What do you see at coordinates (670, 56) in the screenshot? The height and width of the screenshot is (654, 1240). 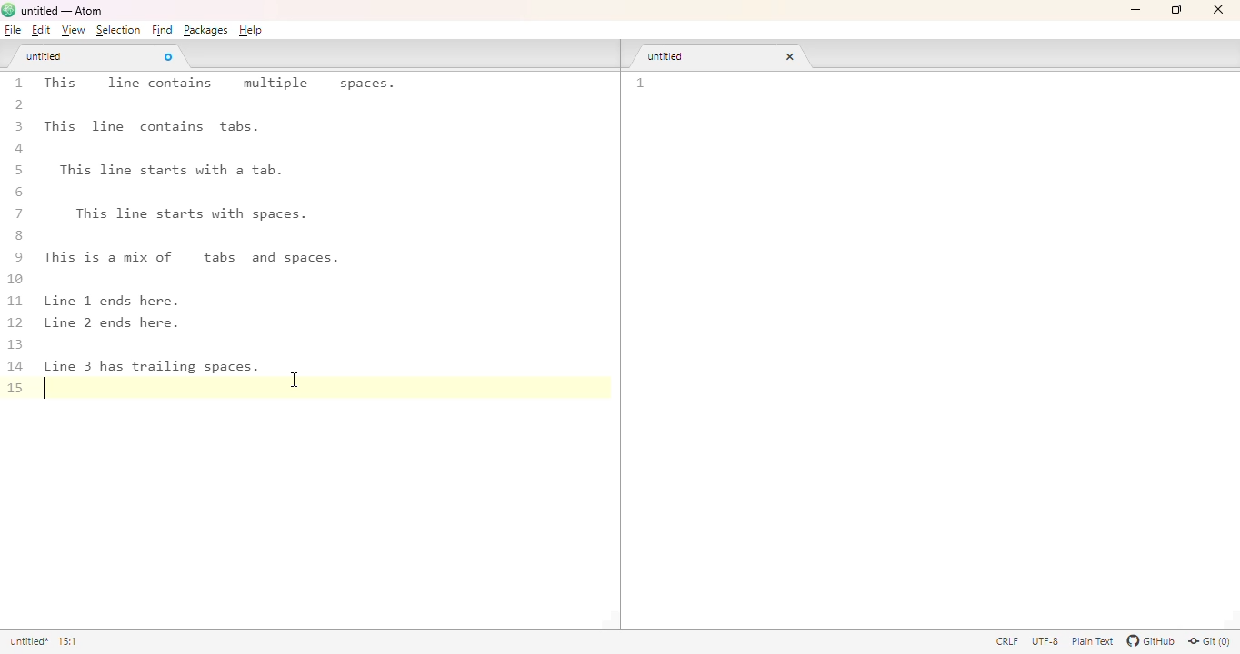 I see `untitled` at bounding box center [670, 56].